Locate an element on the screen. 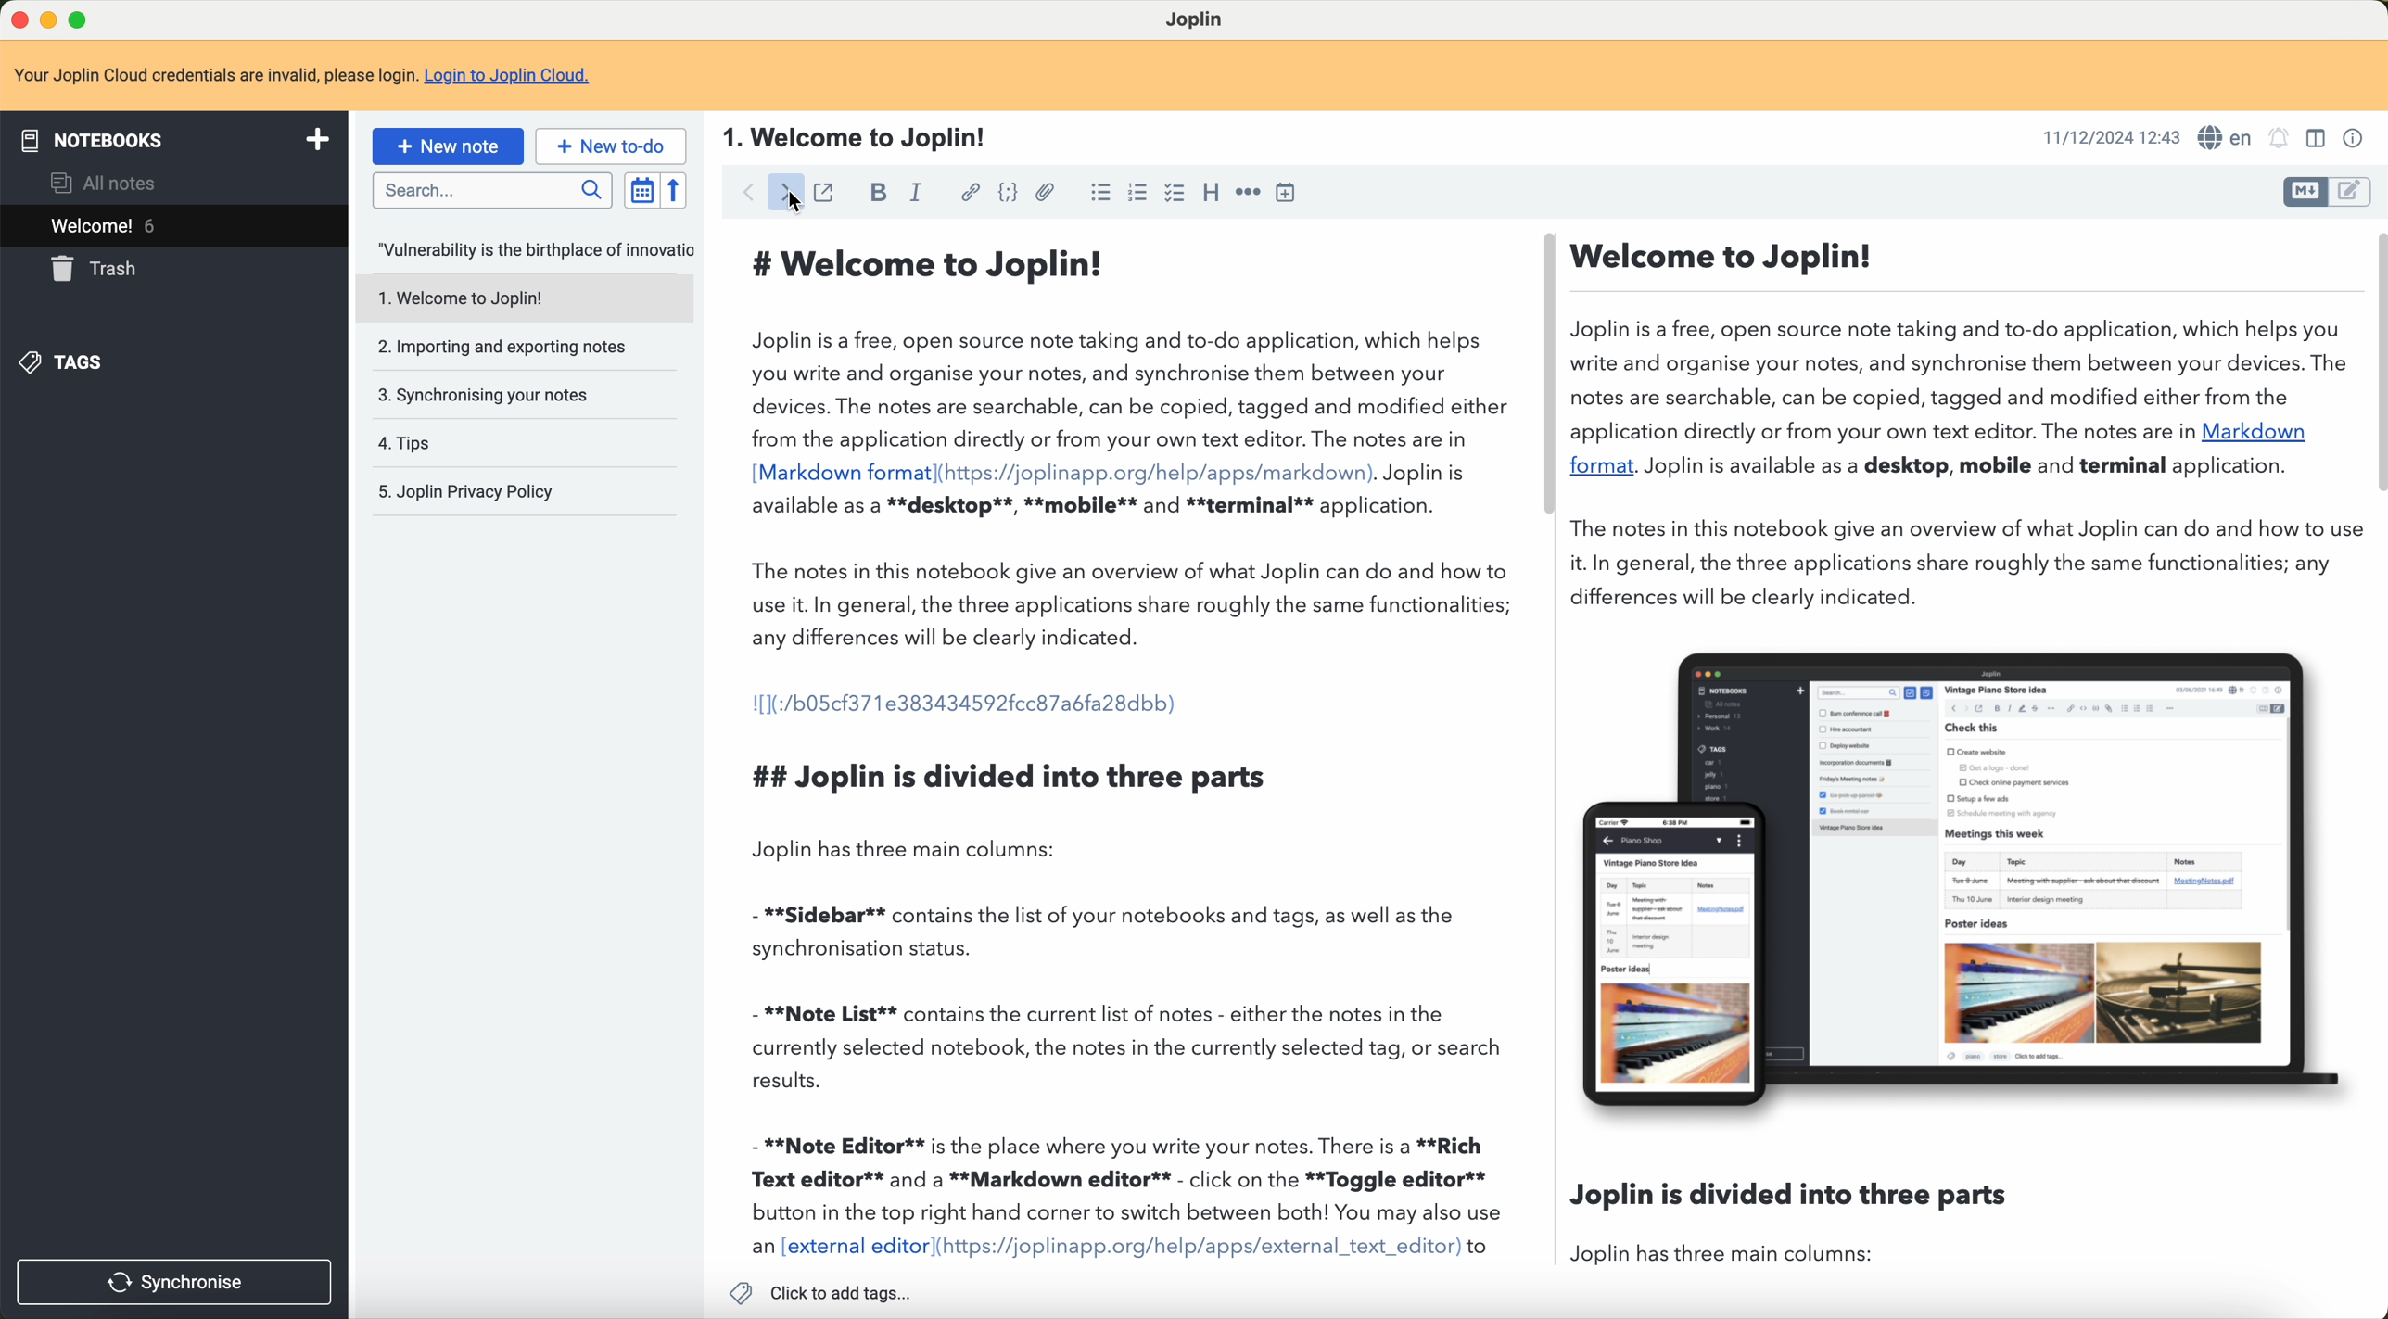 This screenshot has width=2388, height=1319. close is located at coordinates (17, 19).